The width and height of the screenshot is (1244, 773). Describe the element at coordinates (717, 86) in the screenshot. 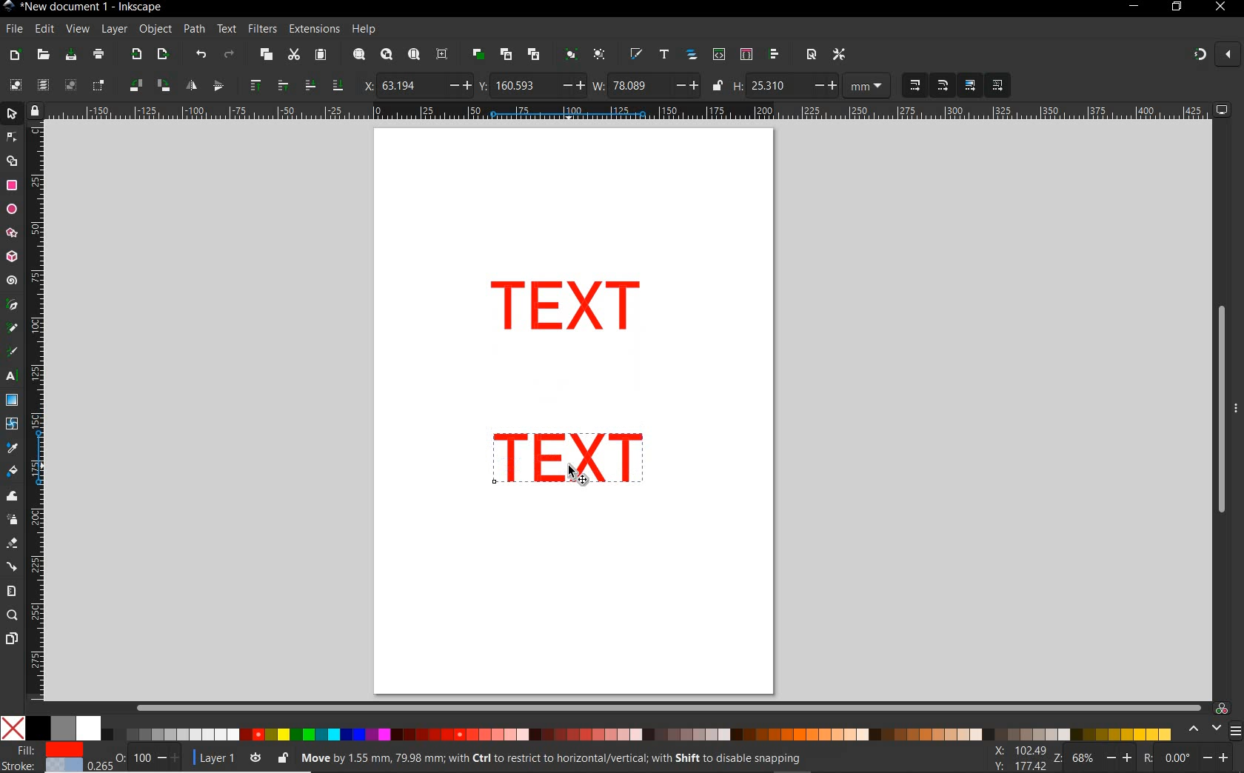

I see `lock/unlock to change width or height` at that location.